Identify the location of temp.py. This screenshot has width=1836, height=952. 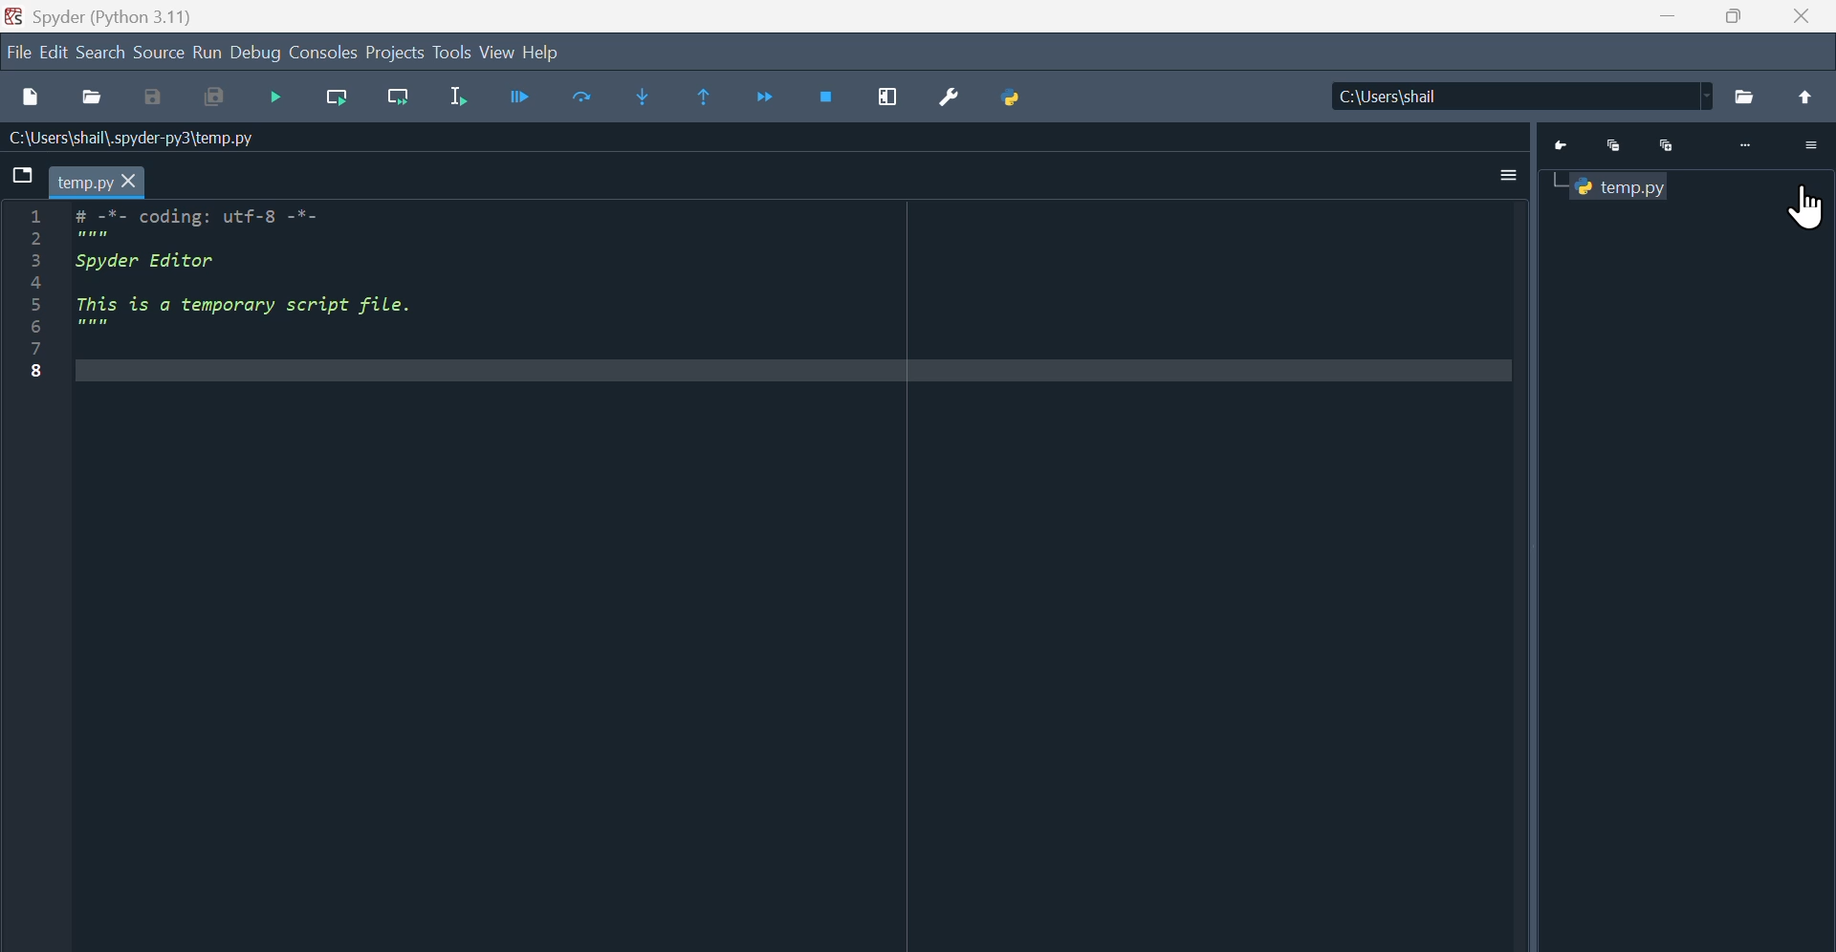
(86, 182).